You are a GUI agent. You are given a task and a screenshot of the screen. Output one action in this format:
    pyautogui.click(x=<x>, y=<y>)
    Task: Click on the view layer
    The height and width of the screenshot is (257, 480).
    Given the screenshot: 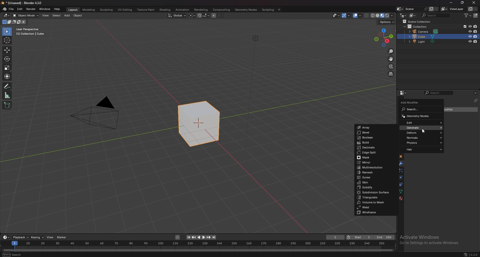 What is the action you would take?
    pyautogui.click(x=453, y=9)
    